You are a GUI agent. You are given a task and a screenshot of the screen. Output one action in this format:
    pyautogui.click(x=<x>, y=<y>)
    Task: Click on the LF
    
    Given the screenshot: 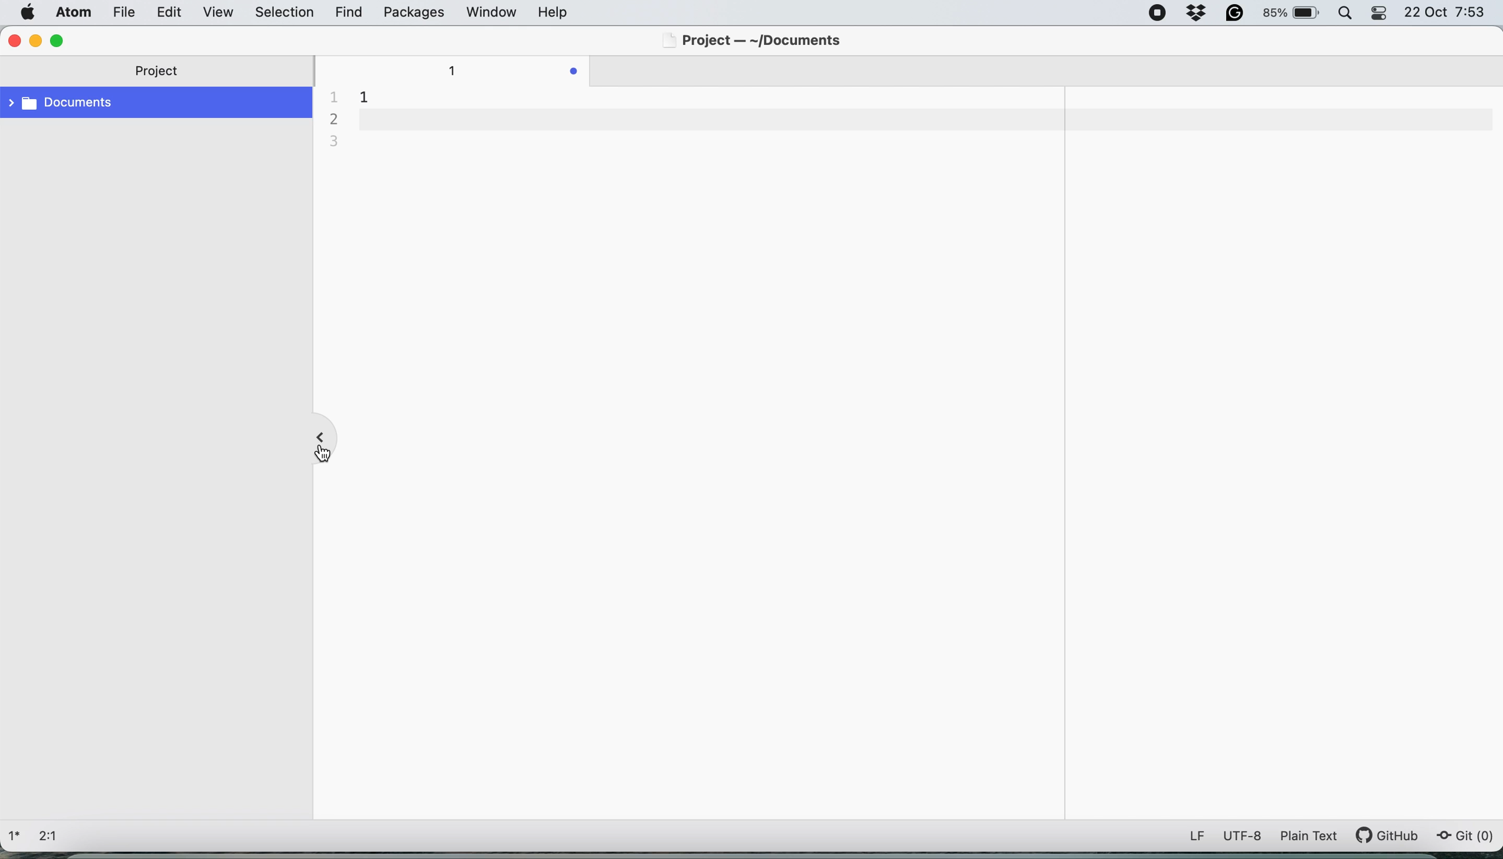 What is the action you would take?
    pyautogui.click(x=1190, y=835)
    